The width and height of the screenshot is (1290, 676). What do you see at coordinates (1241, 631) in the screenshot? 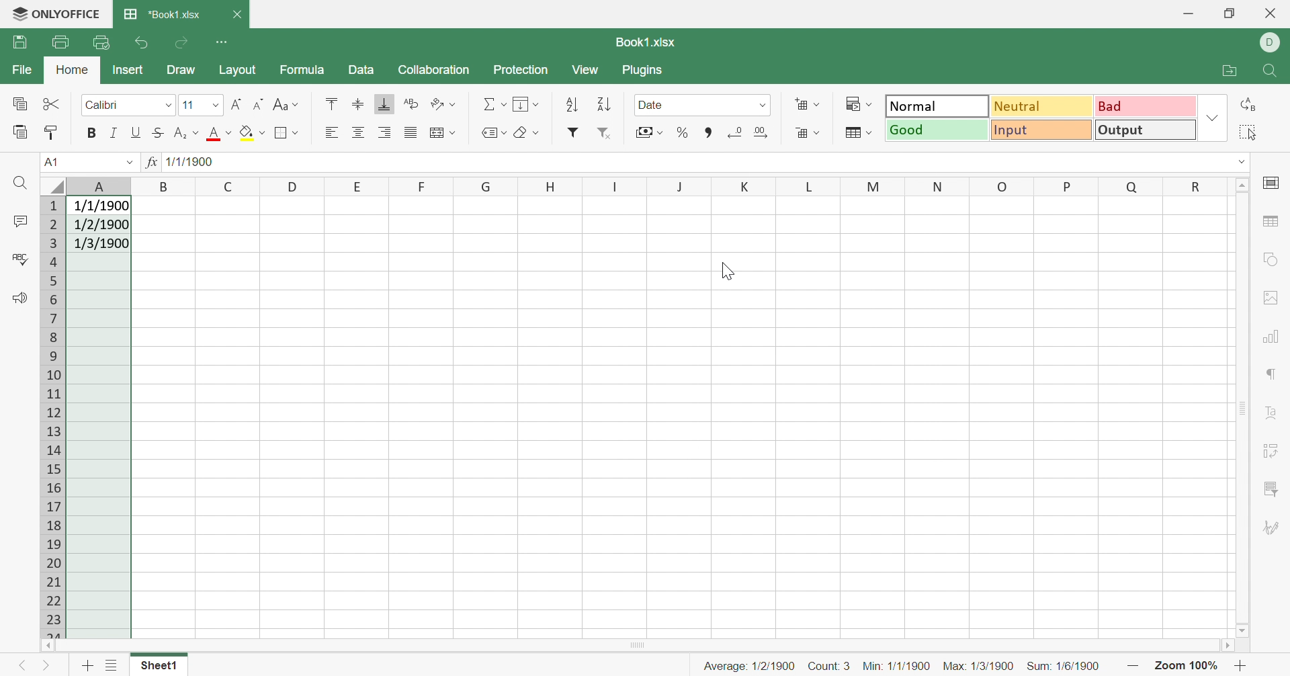
I see `Scroll down` at bounding box center [1241, 631].